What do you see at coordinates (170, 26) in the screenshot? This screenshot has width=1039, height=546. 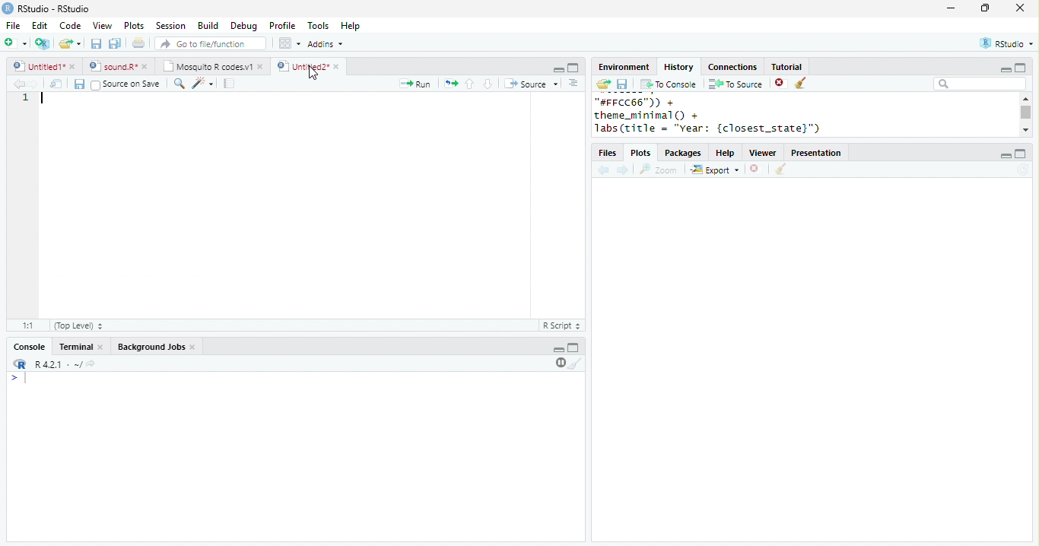 I see `Session` at bounding box center [170, 26].